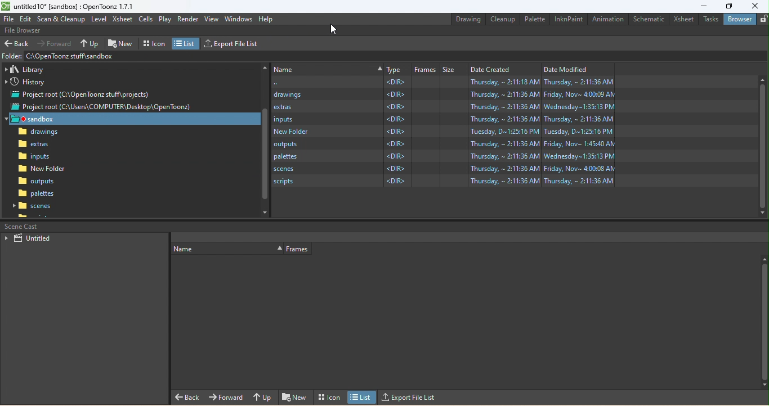 The width and height of the screenshot is (769, 406). I want to click on list , so click(363, 398).